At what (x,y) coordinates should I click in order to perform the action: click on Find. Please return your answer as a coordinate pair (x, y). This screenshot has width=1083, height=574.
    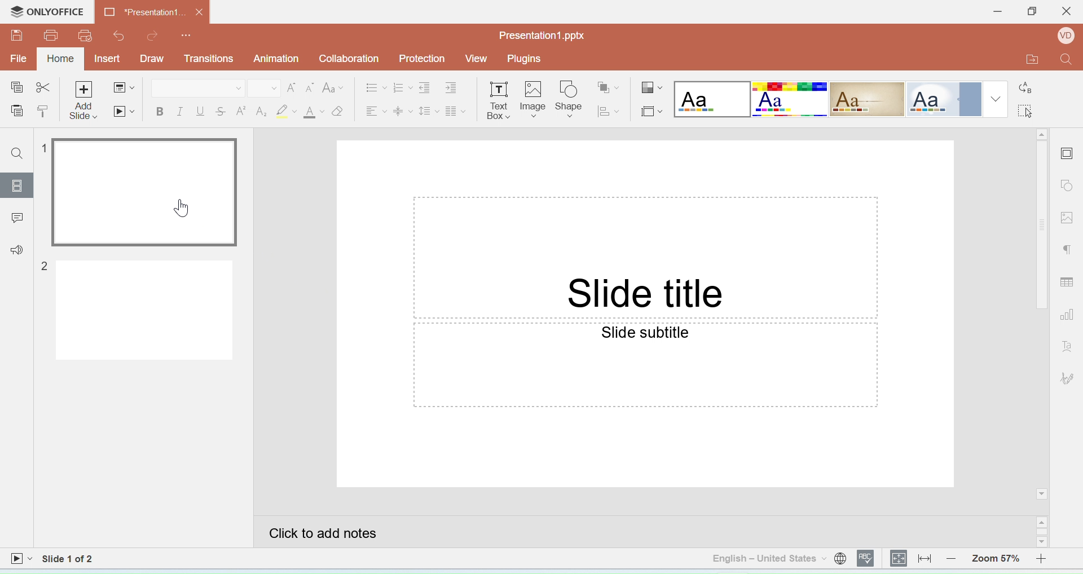
    Looking at the image, I should click on (19, 154).